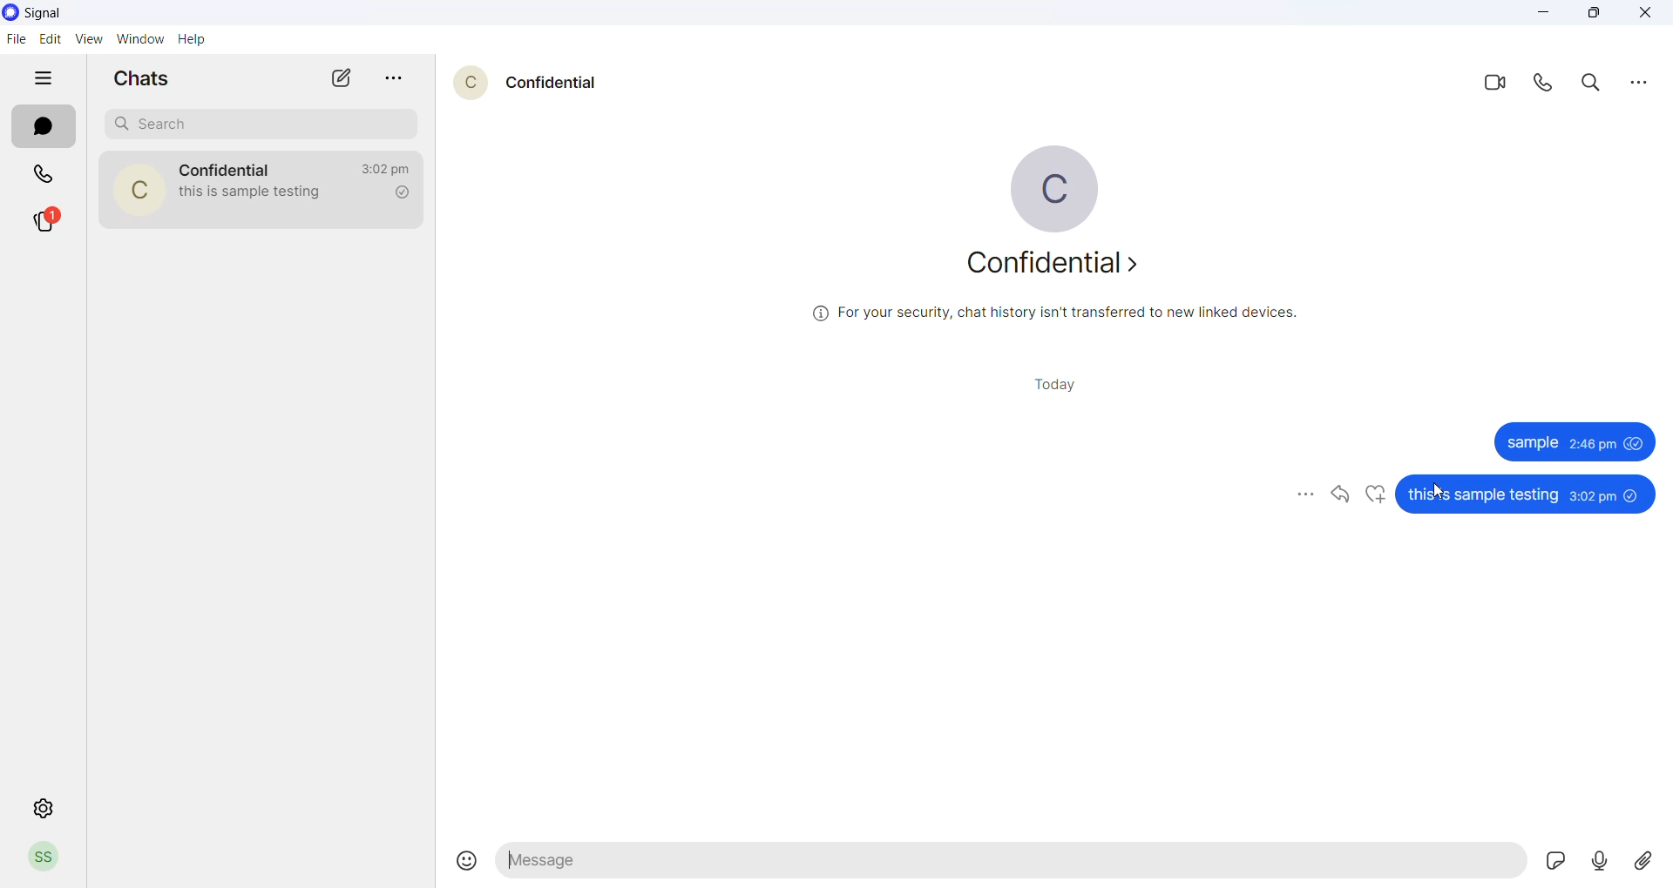  I want to click on share attachment, so click(1641, 864).